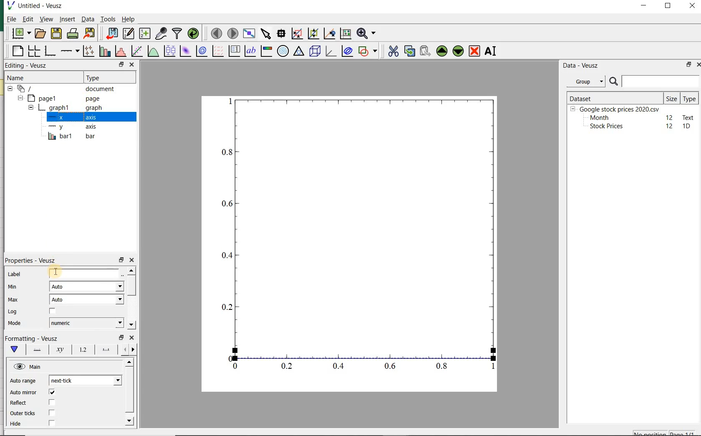 The width and height of the screenshot is (701, 436). What do you see at coordinates (217, 52) in the screenshot?
I see `plot a vector field` at bounding box center [217, 52].